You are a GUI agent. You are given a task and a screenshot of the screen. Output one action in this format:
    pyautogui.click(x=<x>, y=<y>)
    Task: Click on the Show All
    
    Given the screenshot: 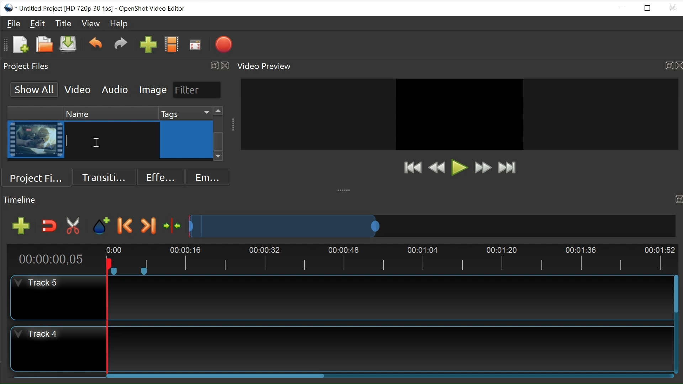 What is the action you would take?
    pyautogui.click(x=33, y=89)
    